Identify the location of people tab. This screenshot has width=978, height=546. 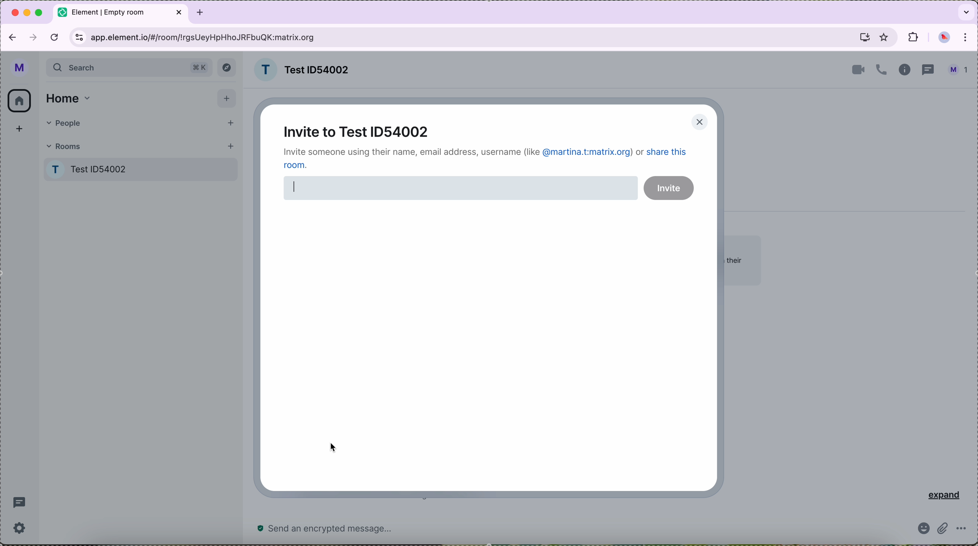
(139, 122).